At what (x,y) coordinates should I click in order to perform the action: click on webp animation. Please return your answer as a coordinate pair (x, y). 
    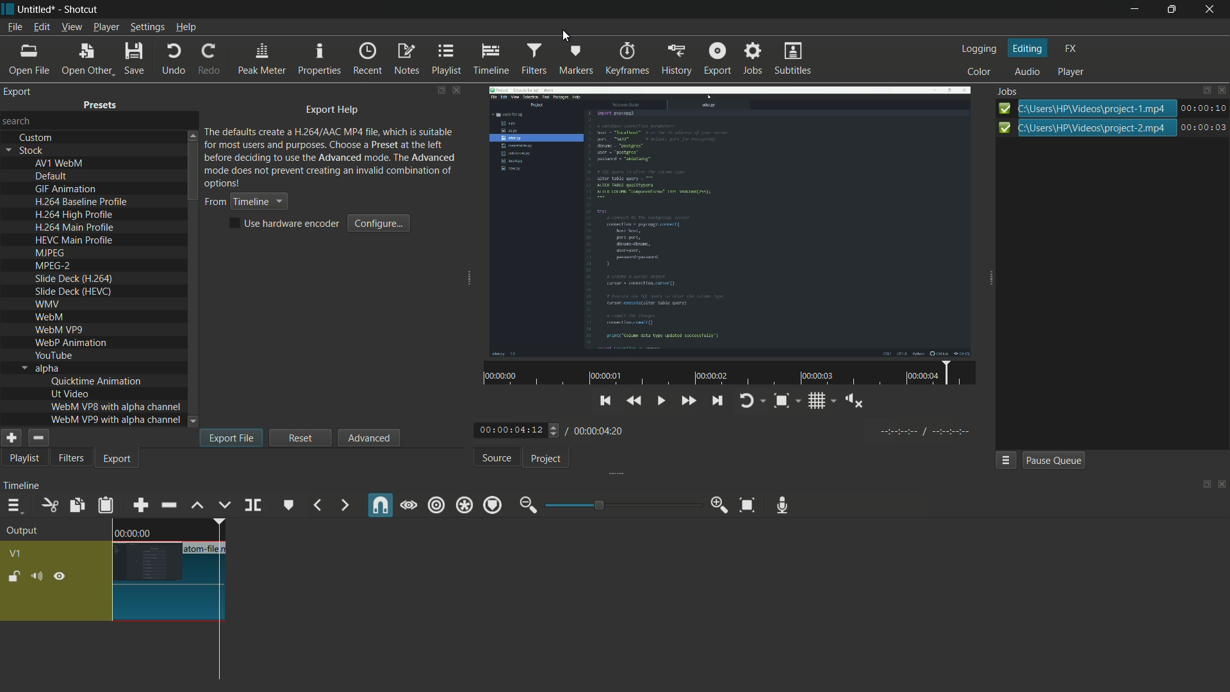
    Looking at the image, I should click on (70, 343).